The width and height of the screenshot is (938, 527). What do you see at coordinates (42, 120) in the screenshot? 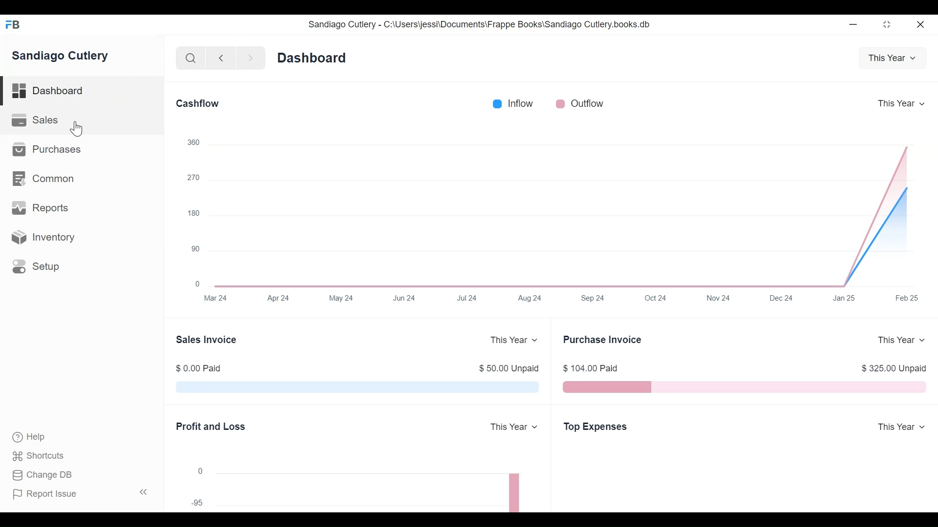
I see `Sales` at bounding box center [42, 120].